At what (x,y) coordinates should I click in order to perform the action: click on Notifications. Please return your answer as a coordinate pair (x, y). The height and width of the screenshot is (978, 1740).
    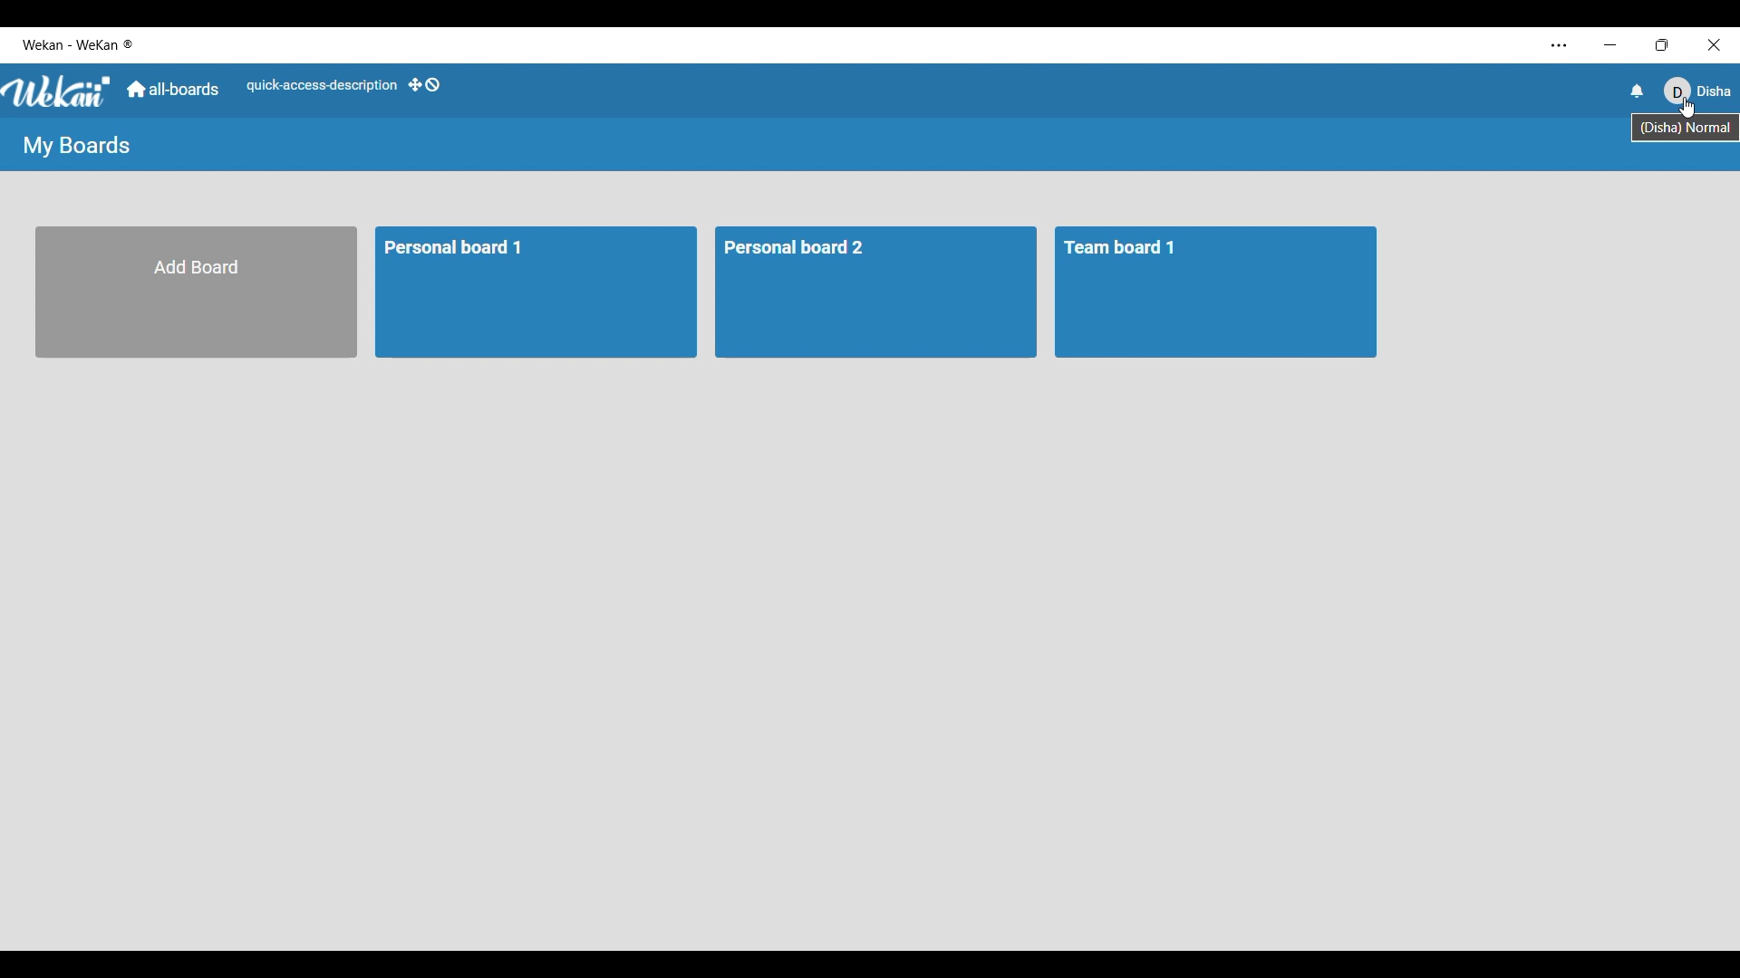
    Looking at the image, I should click on (1638, 91).